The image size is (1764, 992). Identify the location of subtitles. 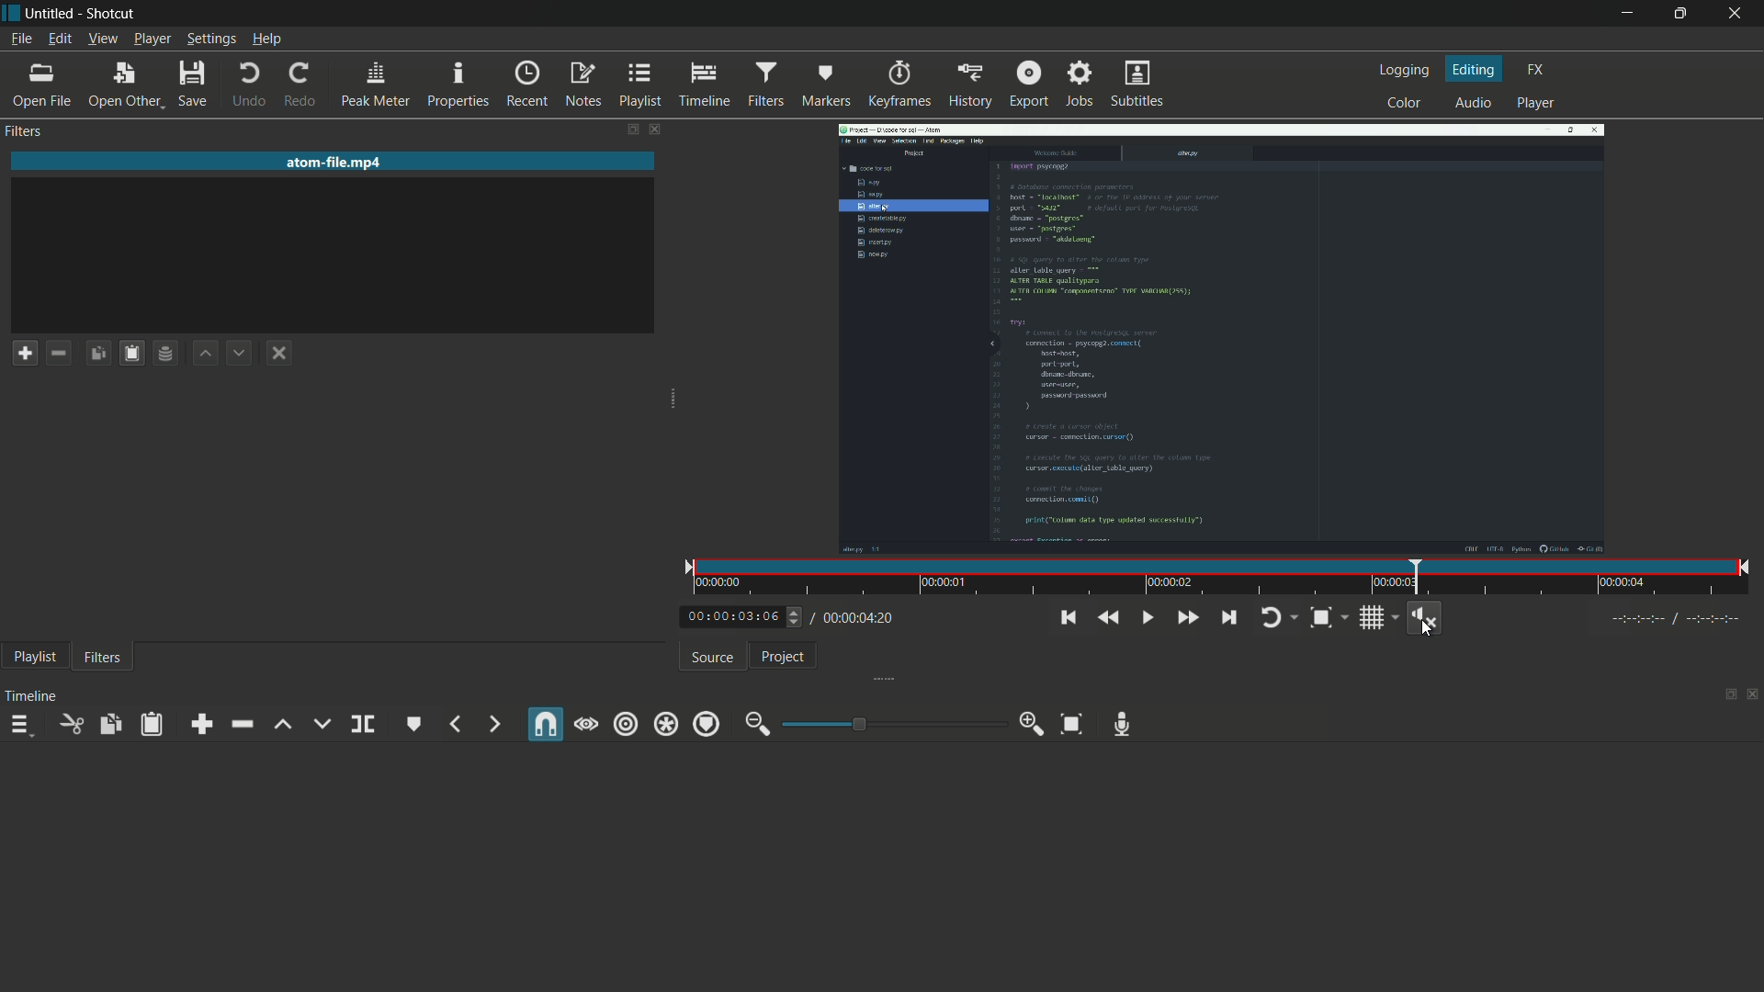
(1139, 85).